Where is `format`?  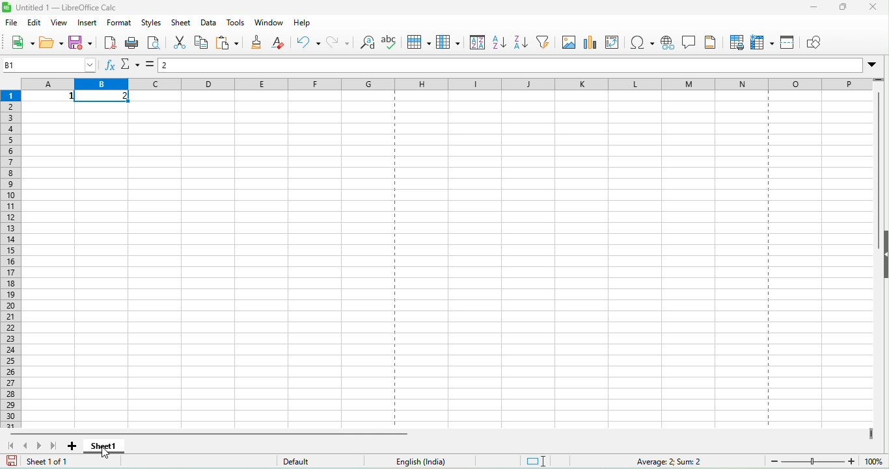
format is located at coordinates (120, 23).